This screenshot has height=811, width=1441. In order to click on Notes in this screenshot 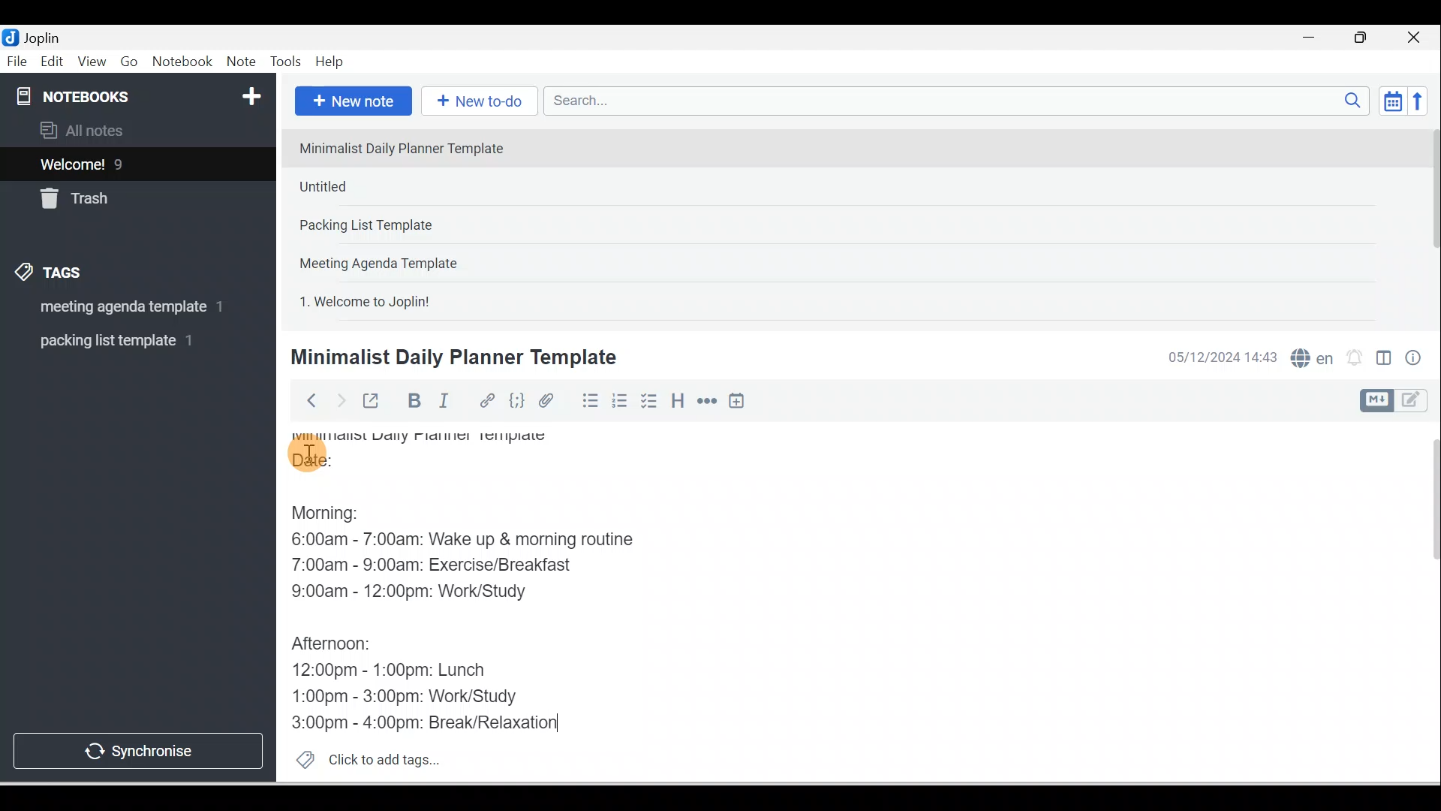, I will do `click(127, 161)`.